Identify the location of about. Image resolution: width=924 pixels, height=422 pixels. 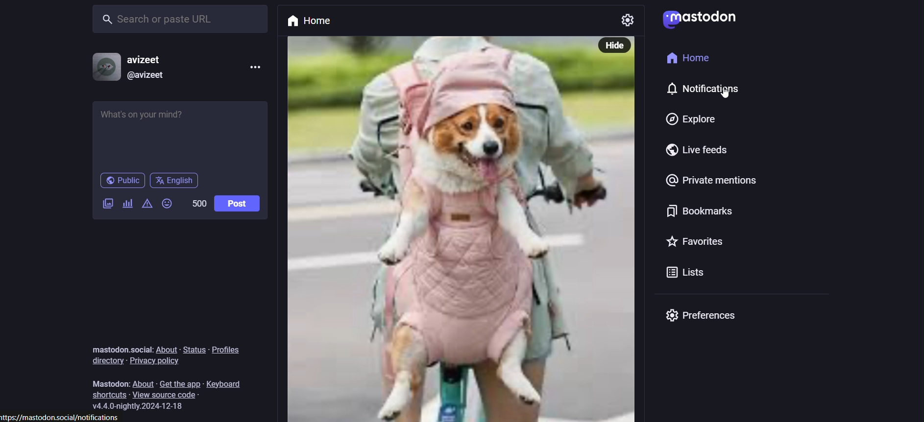
(166, 348).